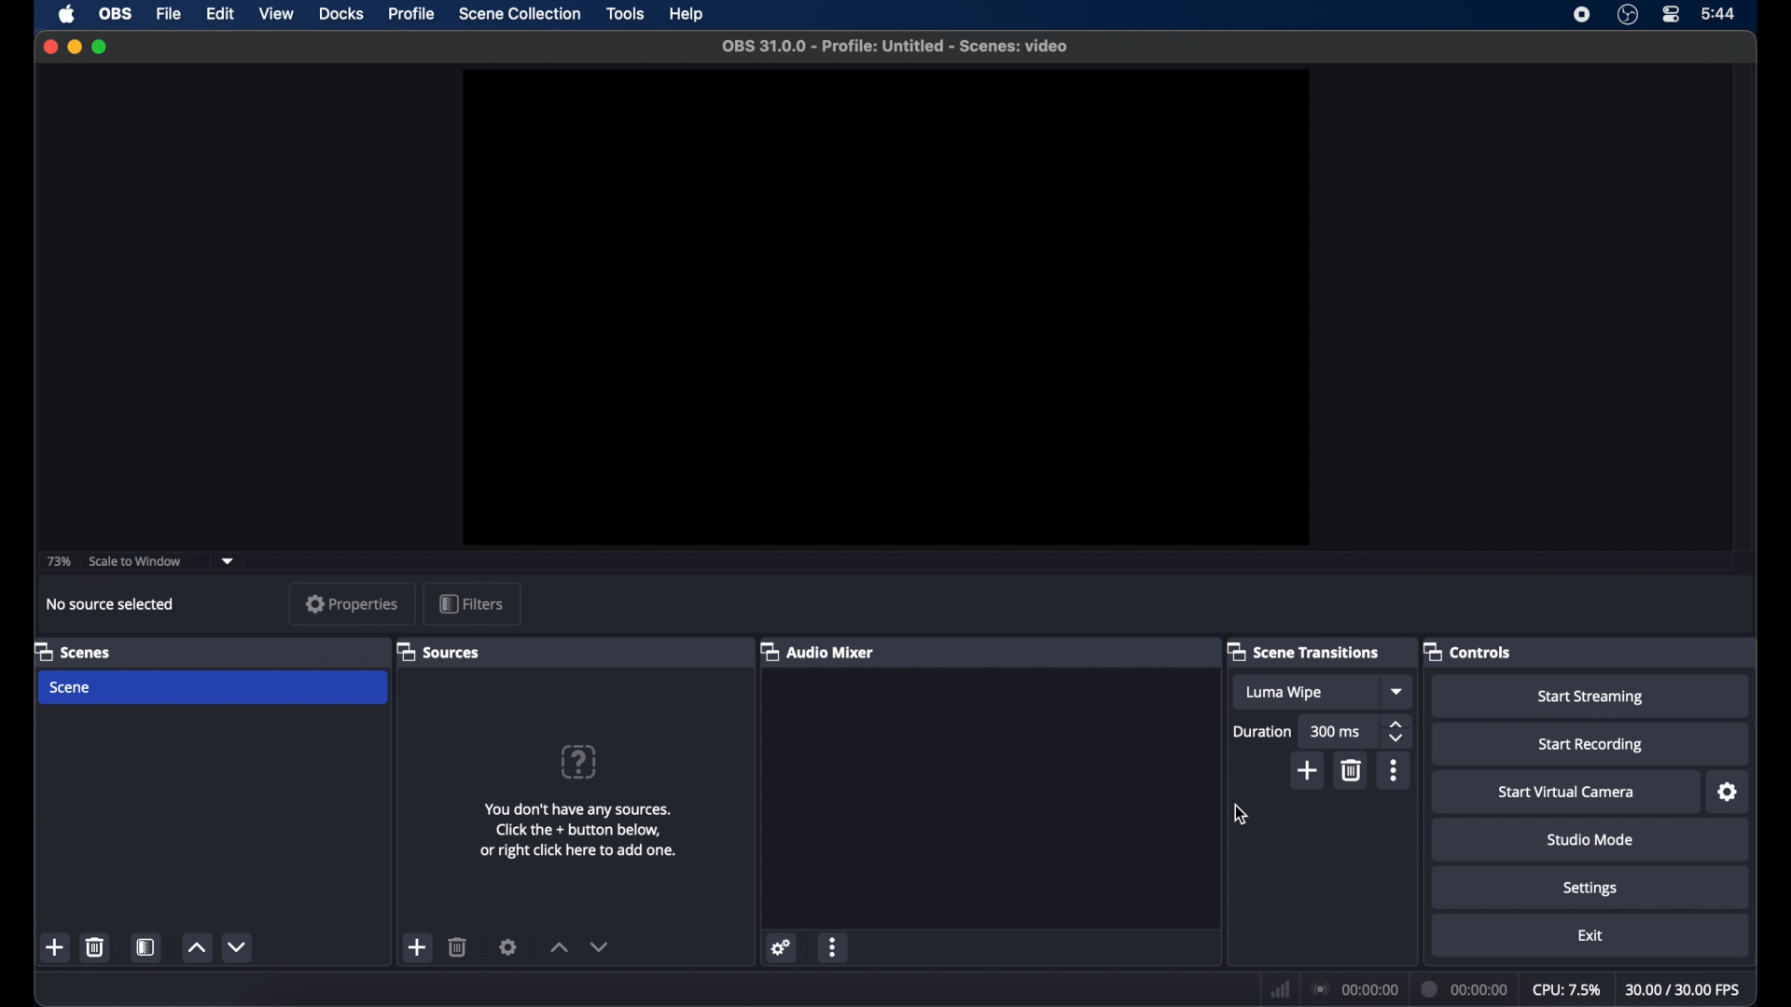  I want to click on 73%, so click(58, 561).